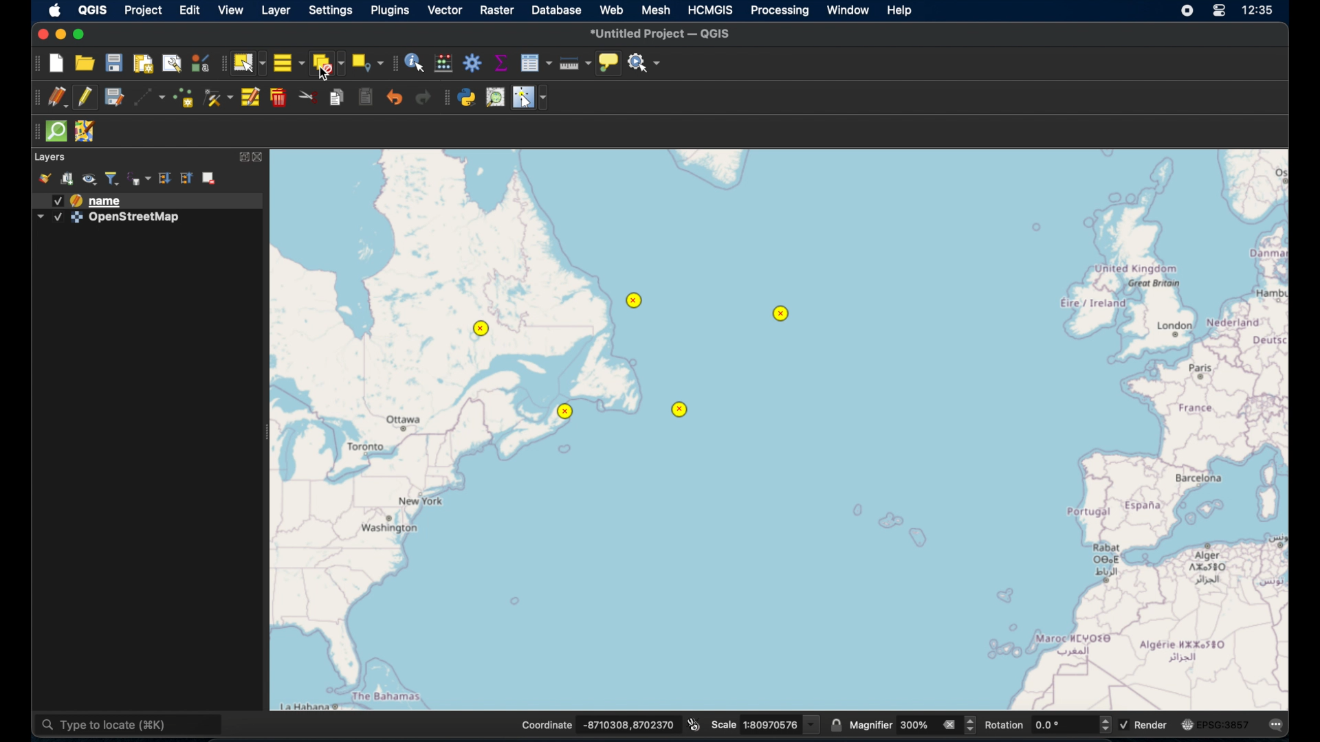 The width and height of the screenshot is (1320, 742). I want to click on manage map theme, so click(90, 181).